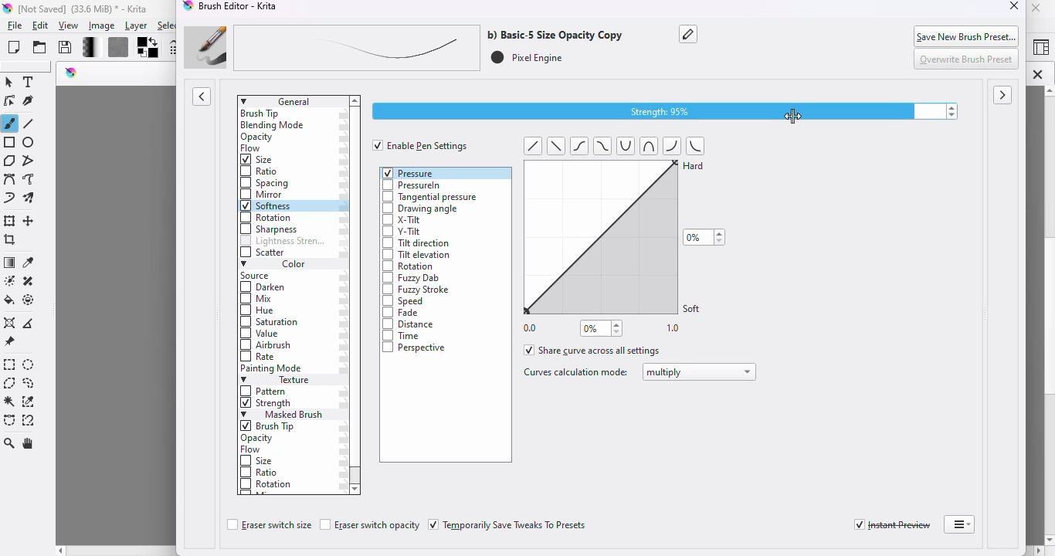 This screenshot has width=1055, height=556. I want to click on close tab, so click(1037, 74).